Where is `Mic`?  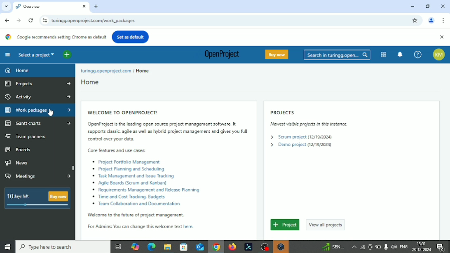
Mic is located at coordinates (386, 246).